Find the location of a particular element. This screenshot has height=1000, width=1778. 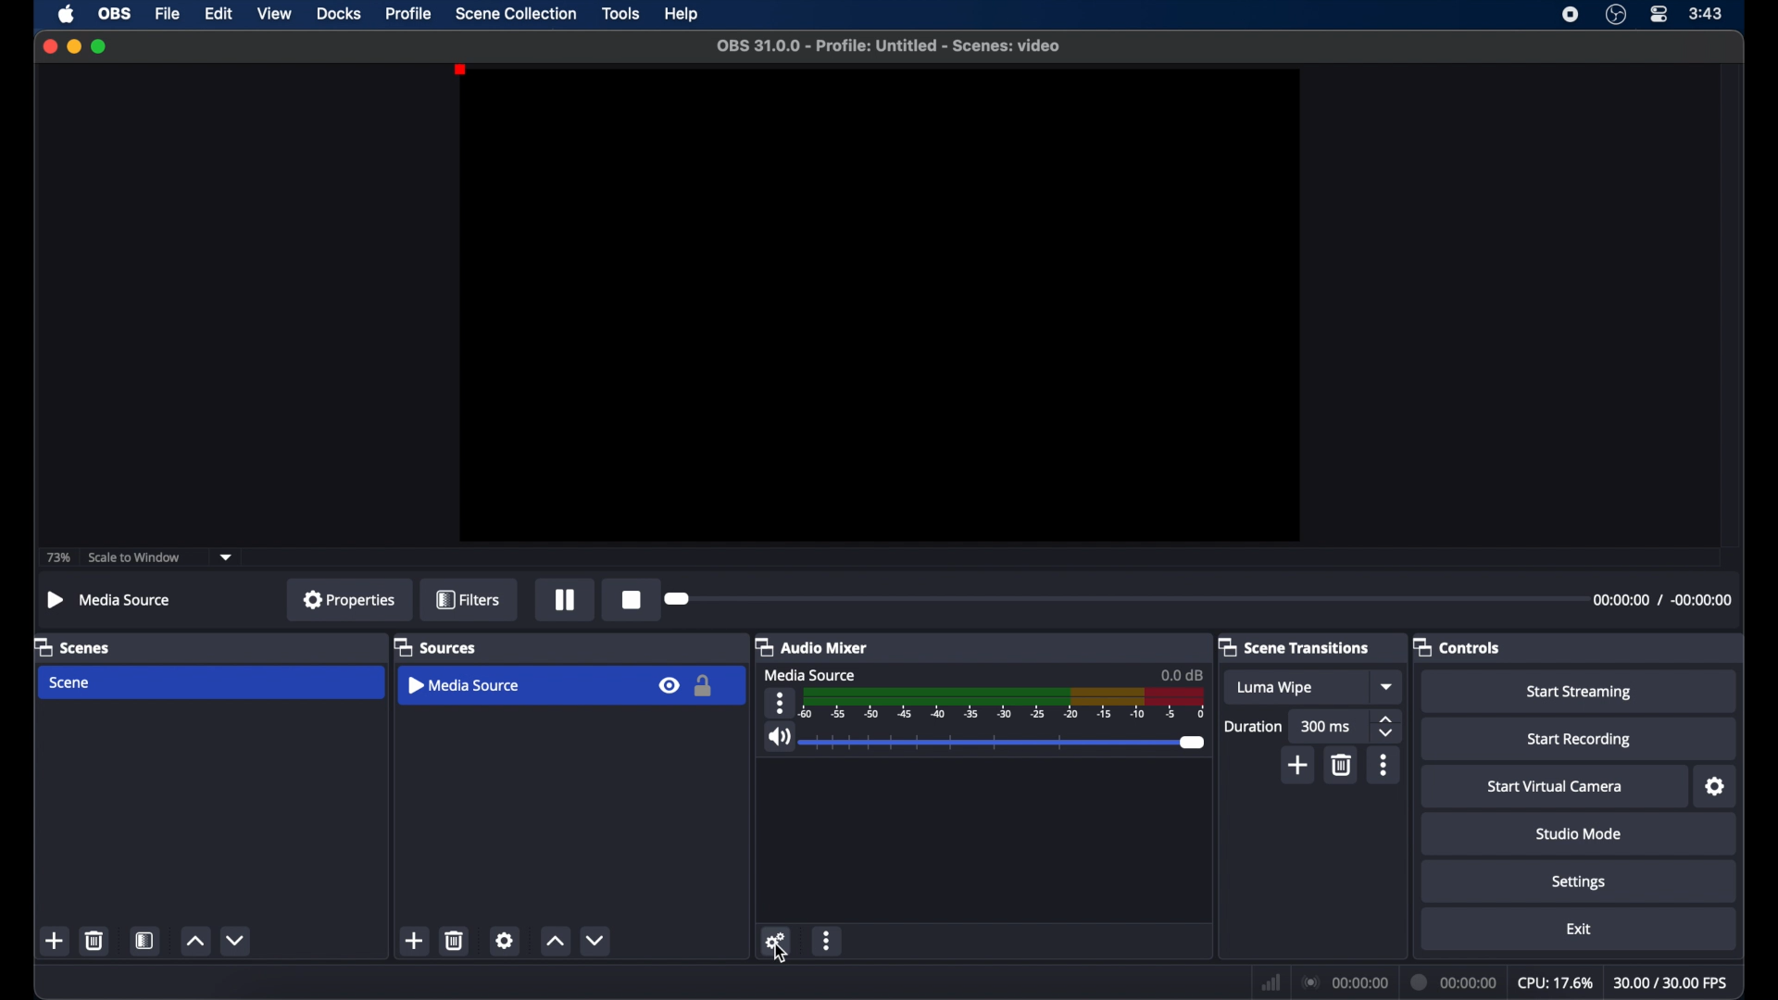

screen recorder icon is located at coordinates (1569, 14).